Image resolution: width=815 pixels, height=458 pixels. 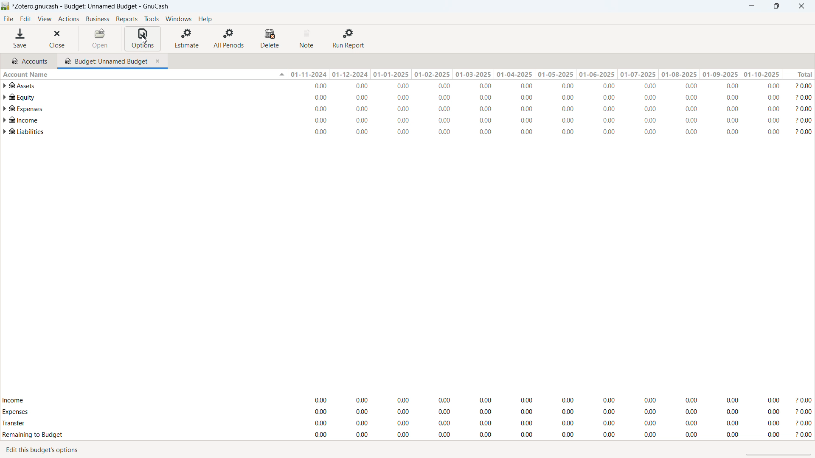 What do you see at coordinates (413, 120) in the screenshot?
I see `account statement for "Income"` at bounding box center [413, 120].